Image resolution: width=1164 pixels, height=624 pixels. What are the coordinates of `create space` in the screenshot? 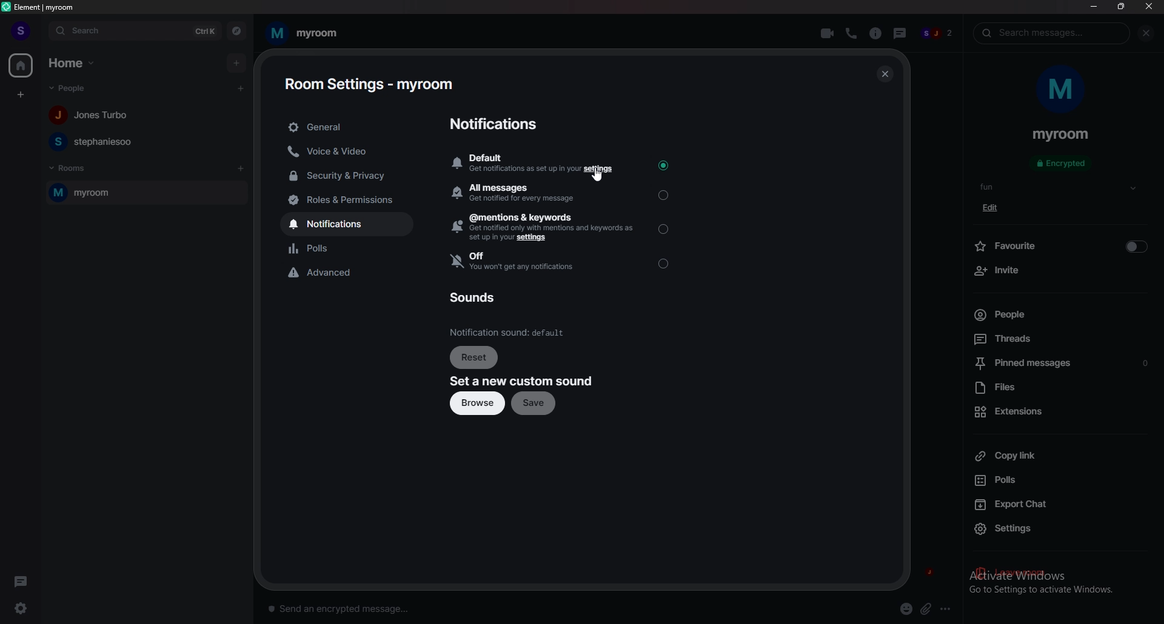 It's located at (20, 95).